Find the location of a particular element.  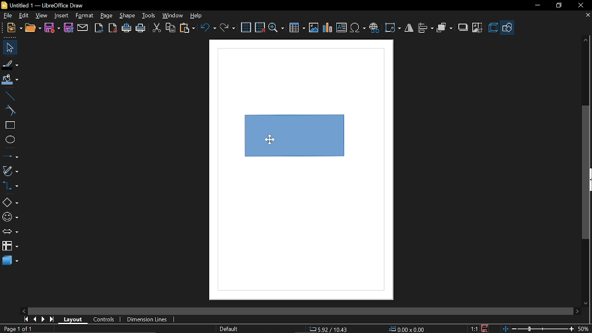

Untitled 1 - LibreOffice Draw is located at coordinates (42, 5).